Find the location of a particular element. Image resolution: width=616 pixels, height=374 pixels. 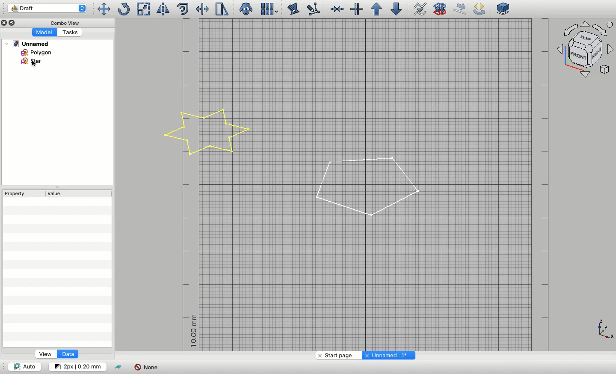

Split is located at coordinates (356, 9).